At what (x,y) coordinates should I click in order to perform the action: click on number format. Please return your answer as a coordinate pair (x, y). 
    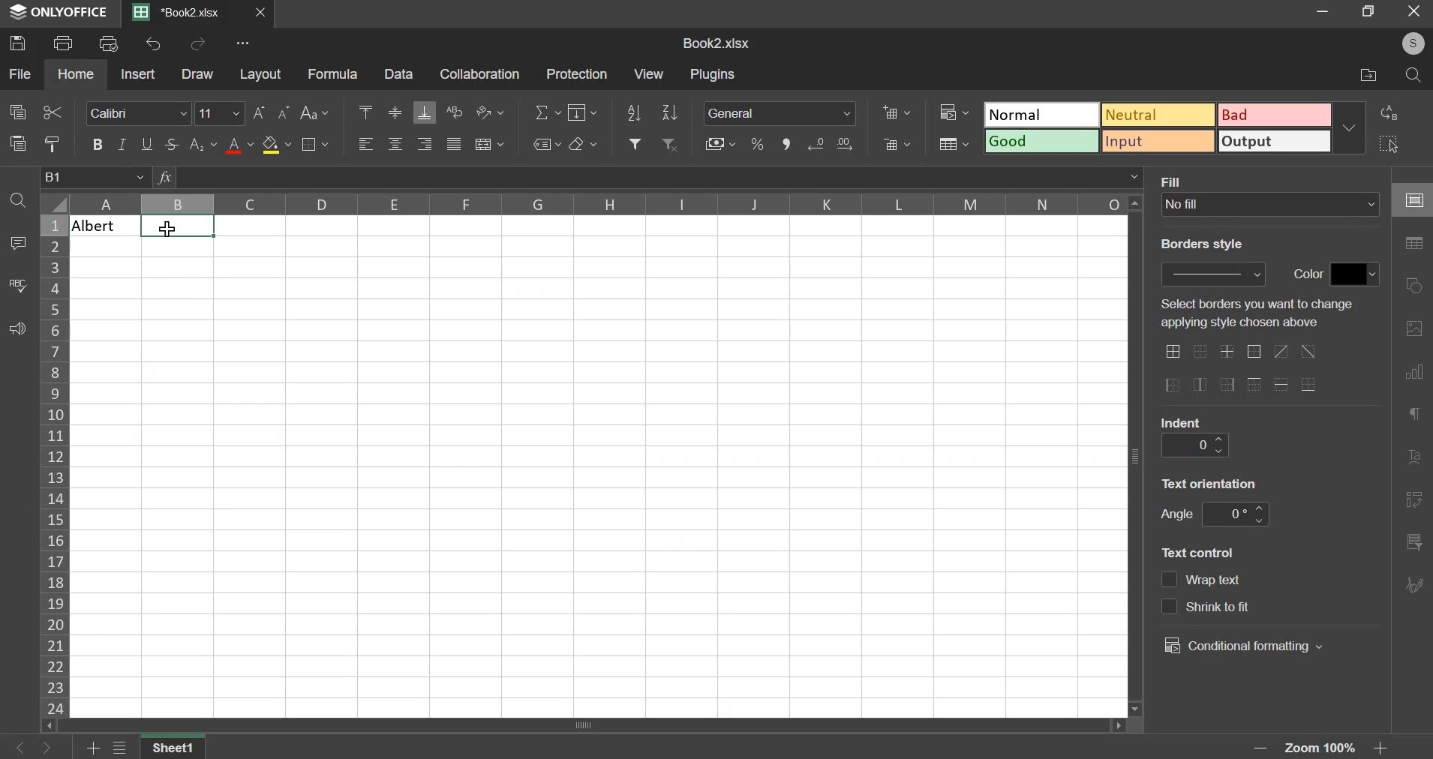
    Looking at the image, I should click on (784, 114).